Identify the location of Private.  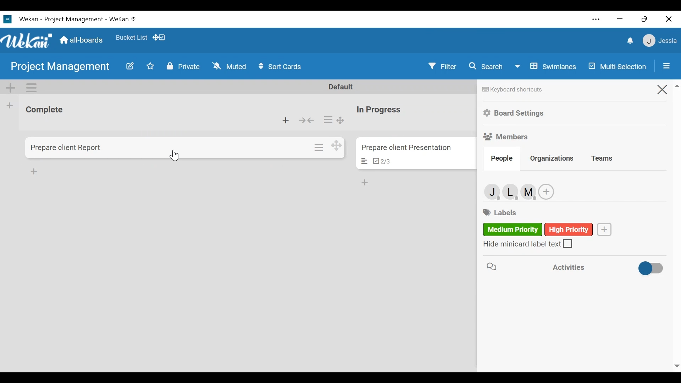
(182, 67).